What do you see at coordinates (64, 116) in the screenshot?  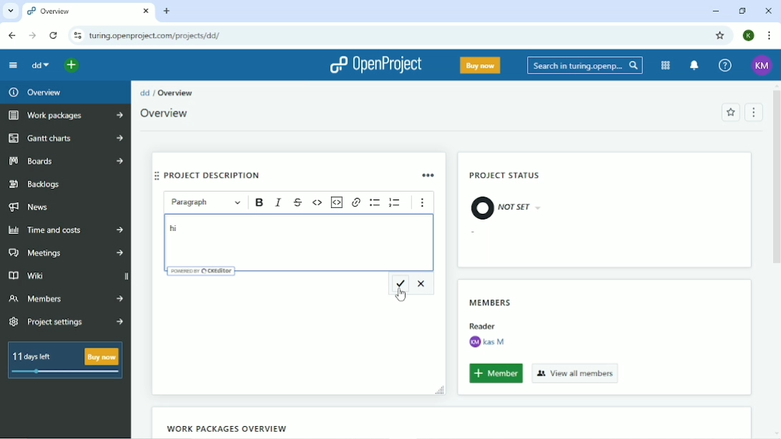 I see `Work packages` at bounding box center [64, 116].